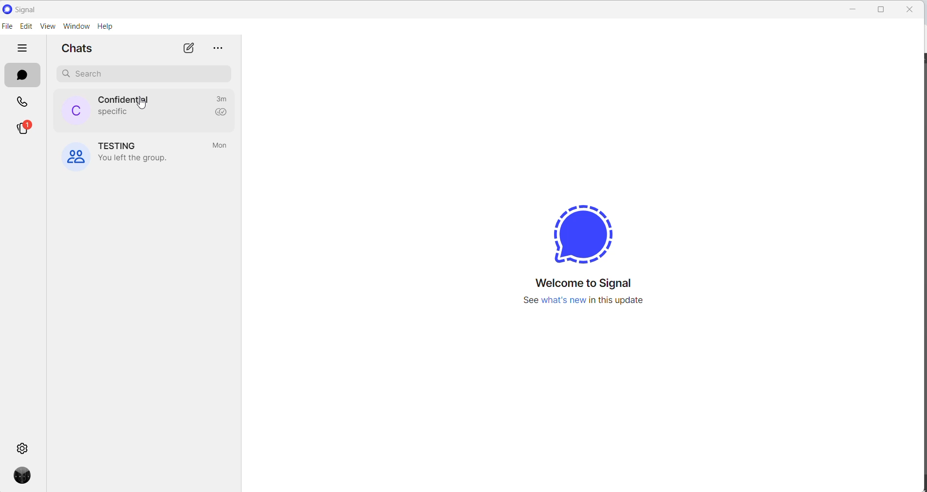 The image size is (927, 492). What do you see at coordinates (22, 75) in the screenshot?
I see `chats` at bounding box center [22, 75].